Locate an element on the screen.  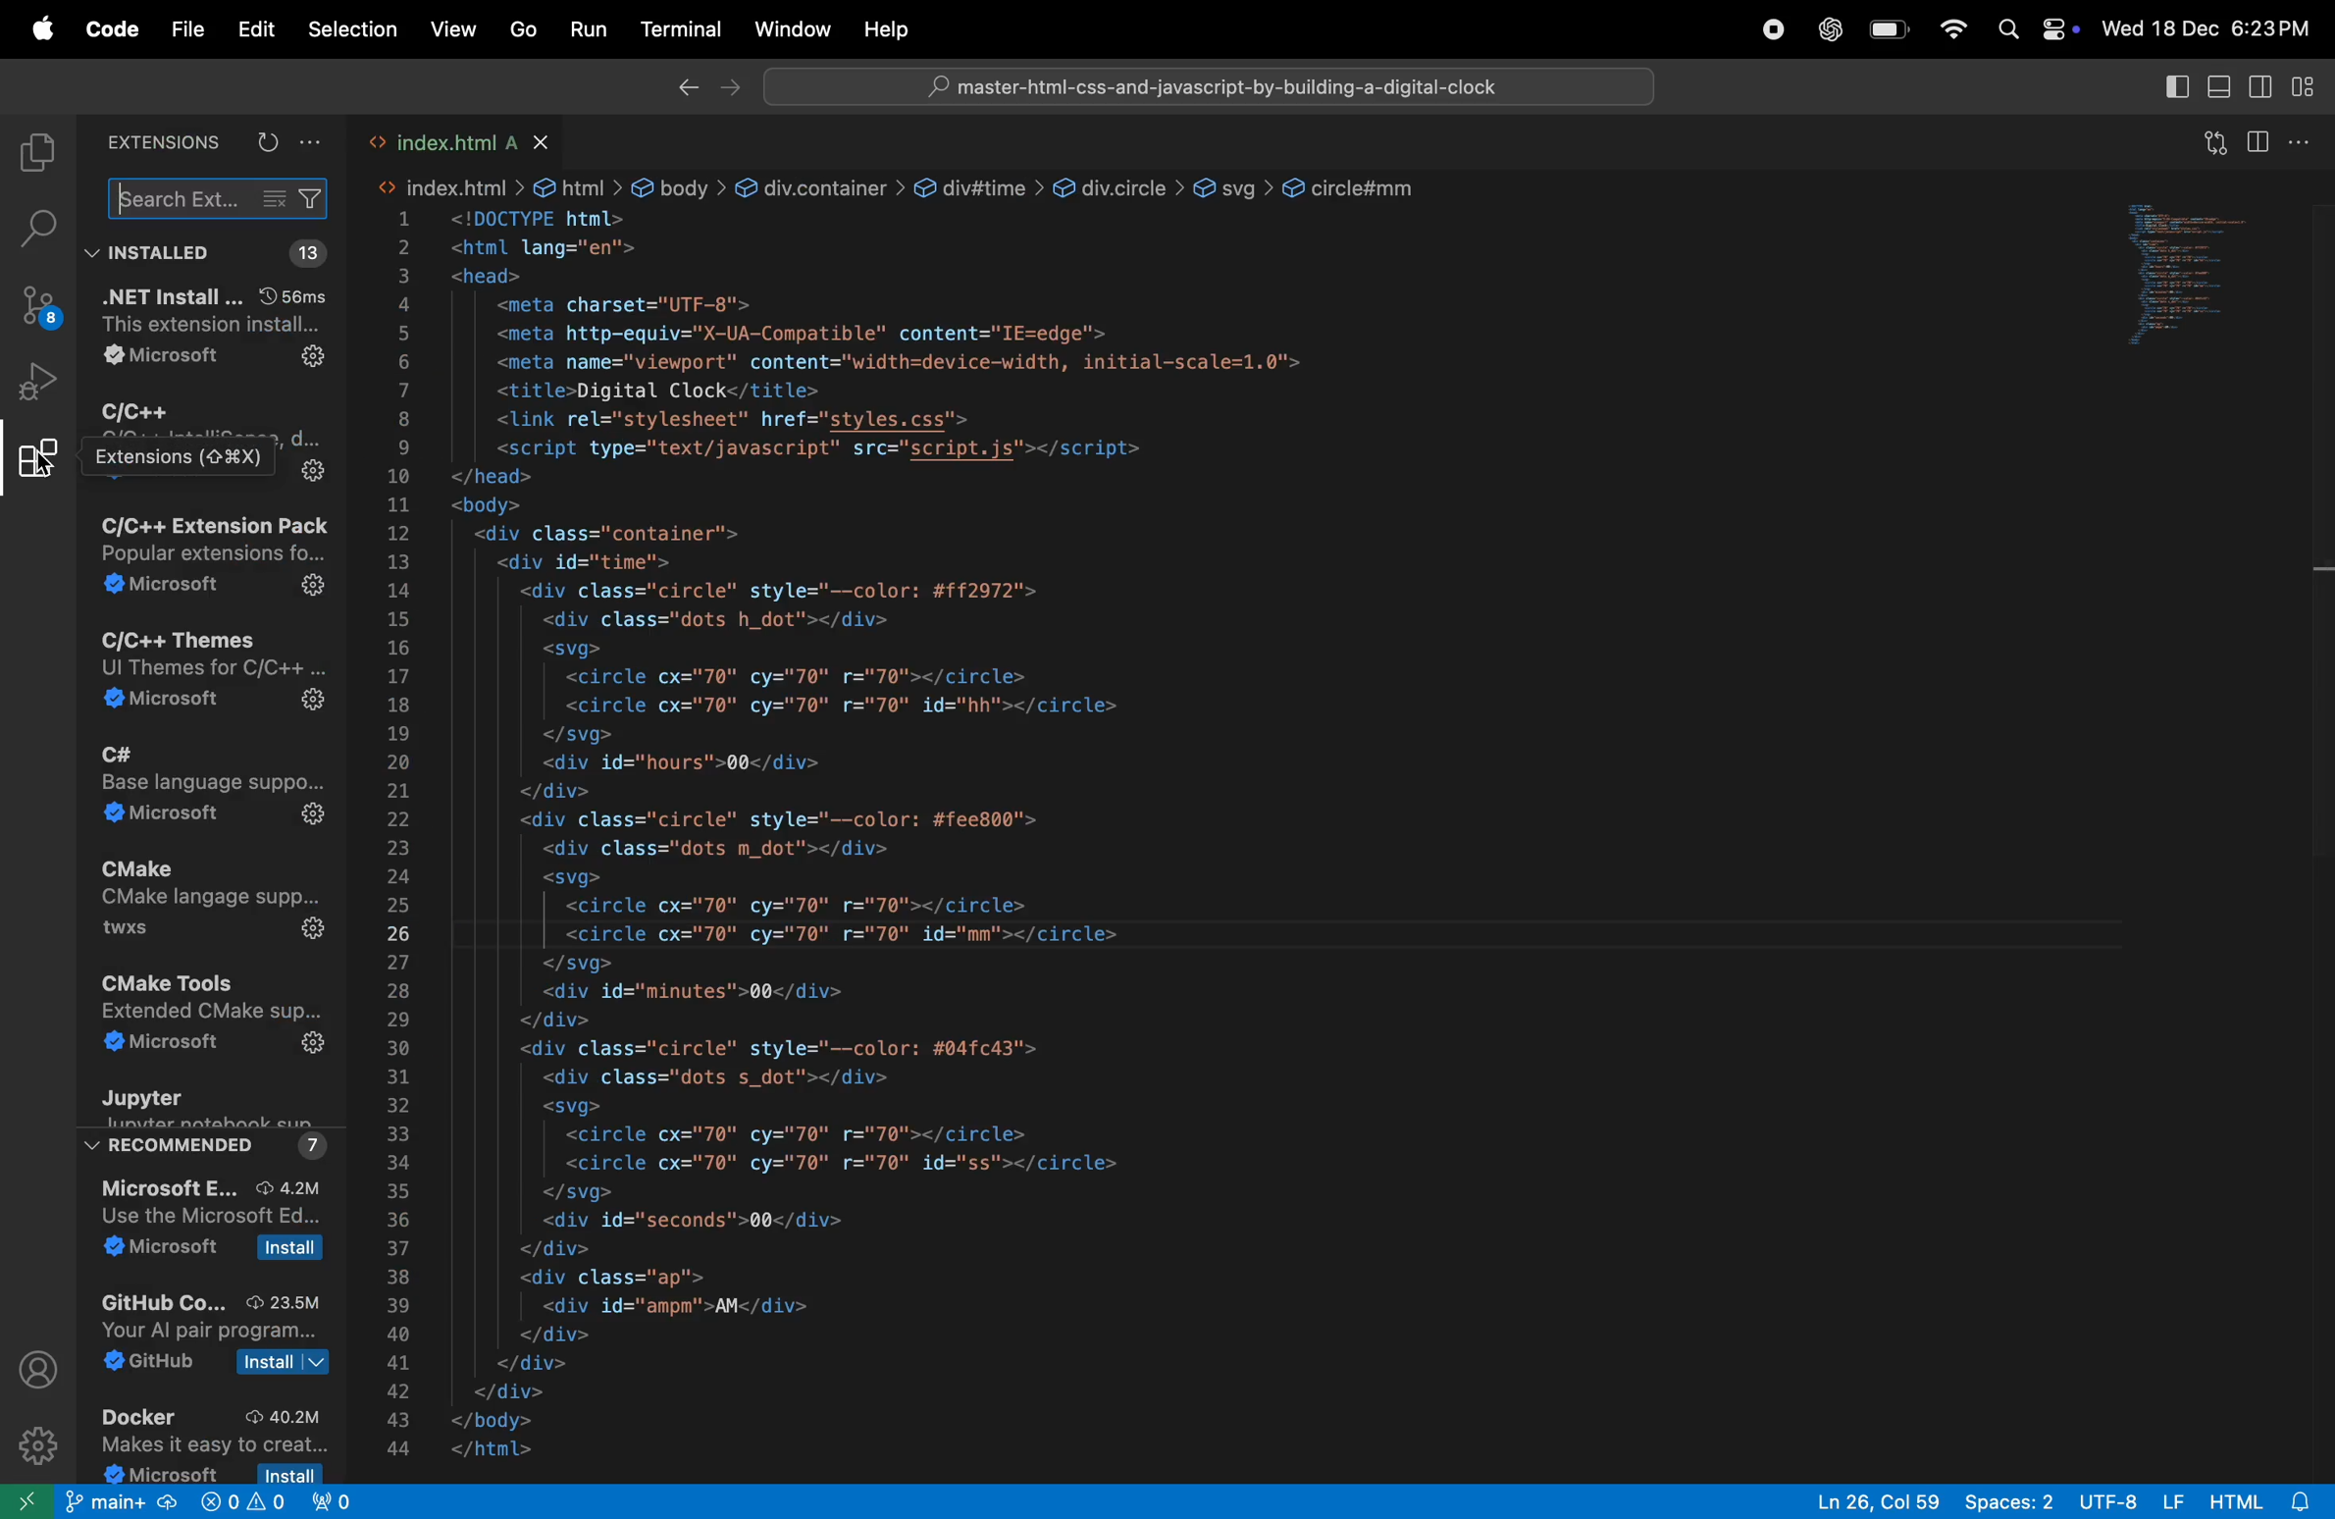
cursor is located at coordinates (126, 198).